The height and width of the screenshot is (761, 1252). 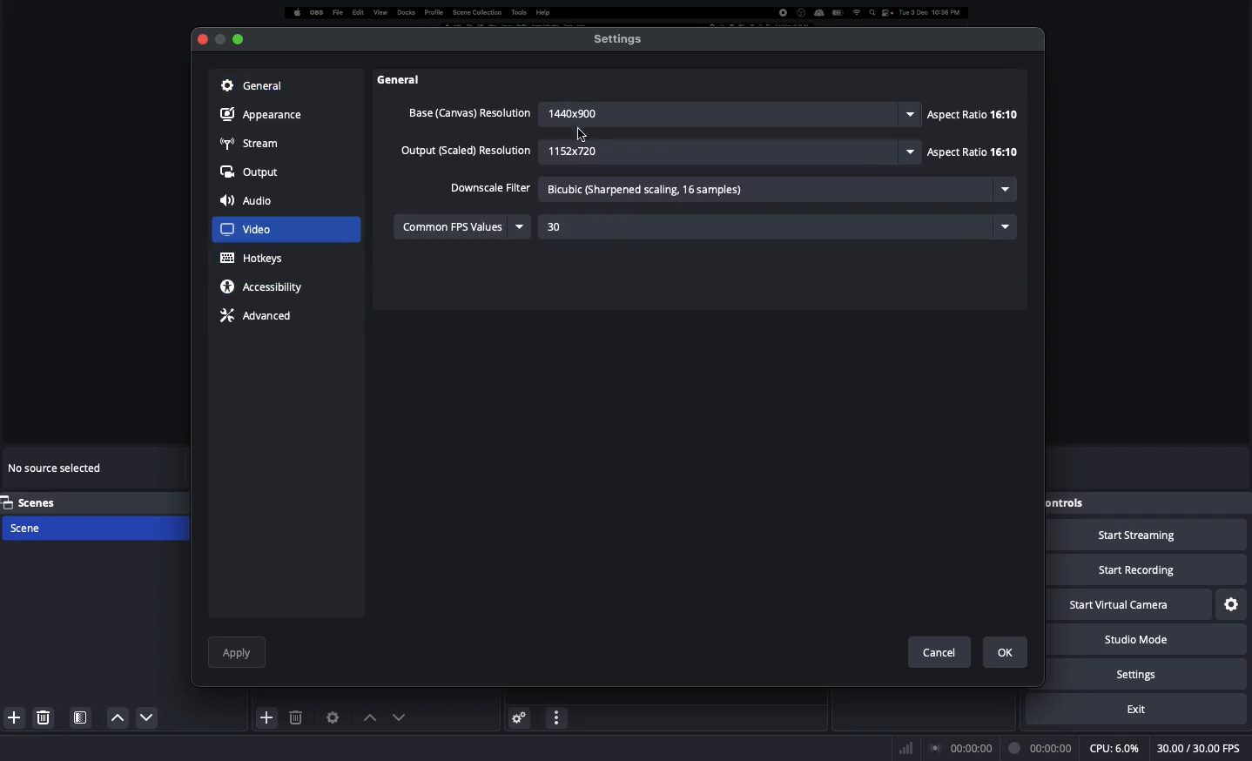 I want to click on Appearance, so click(x=266, y=113).